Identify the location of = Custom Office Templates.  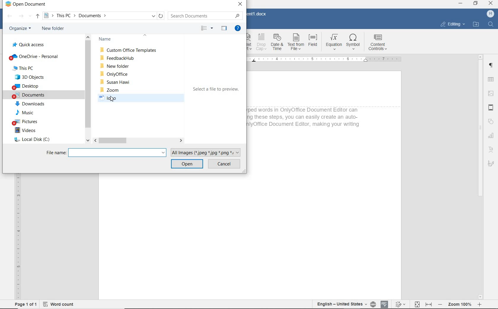
(129, 50).